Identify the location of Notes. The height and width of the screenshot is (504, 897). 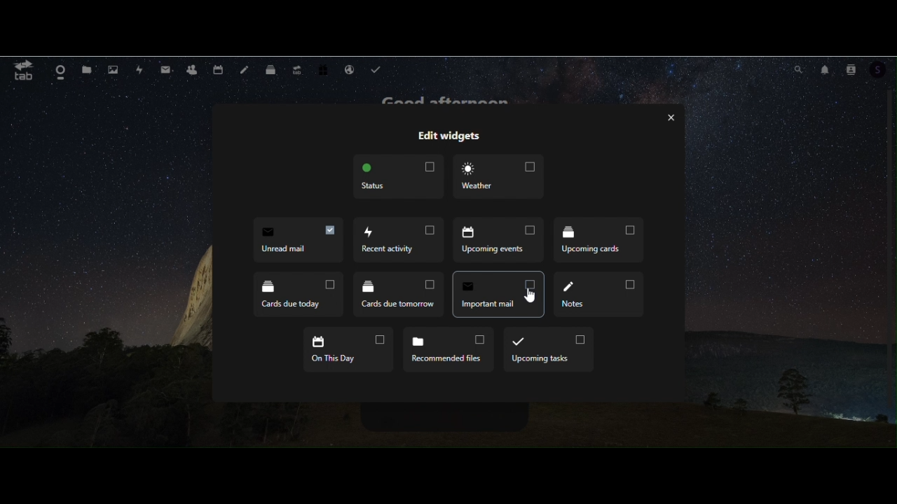
(601, 293).